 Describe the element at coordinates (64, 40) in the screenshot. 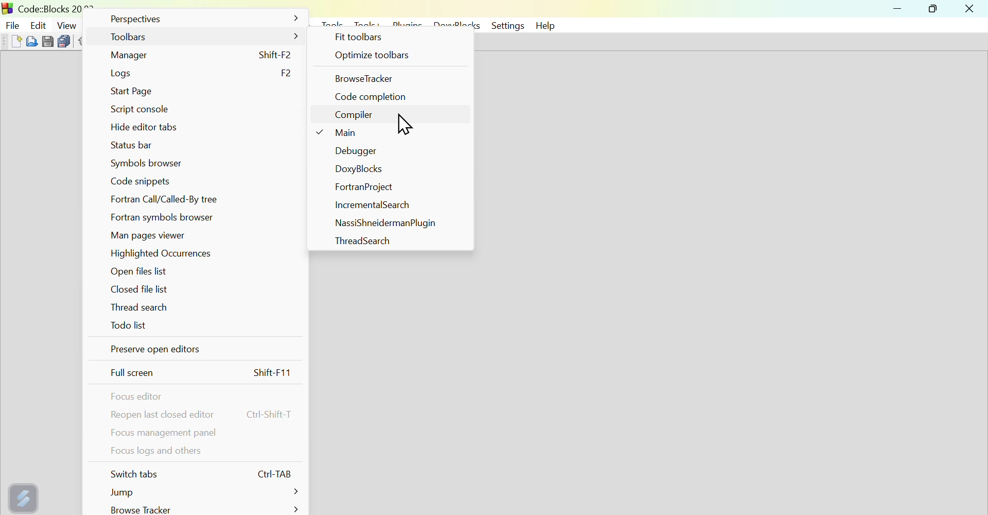

I see `Save multiple` at that location.